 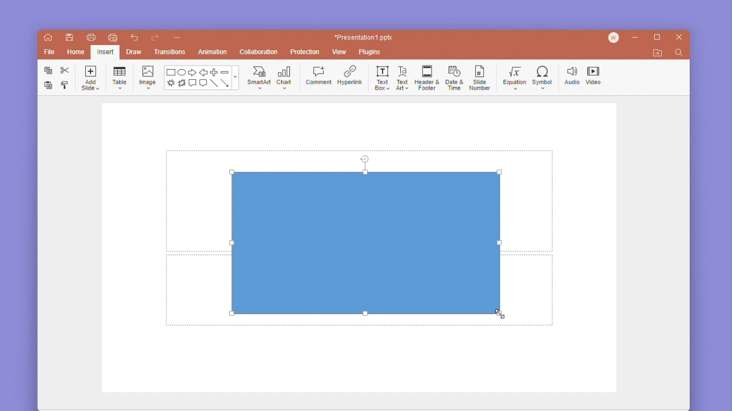 What do you see at coordinates (543, 74) in the screenshot?
I see `symbol` at bounding box center [543, 74].